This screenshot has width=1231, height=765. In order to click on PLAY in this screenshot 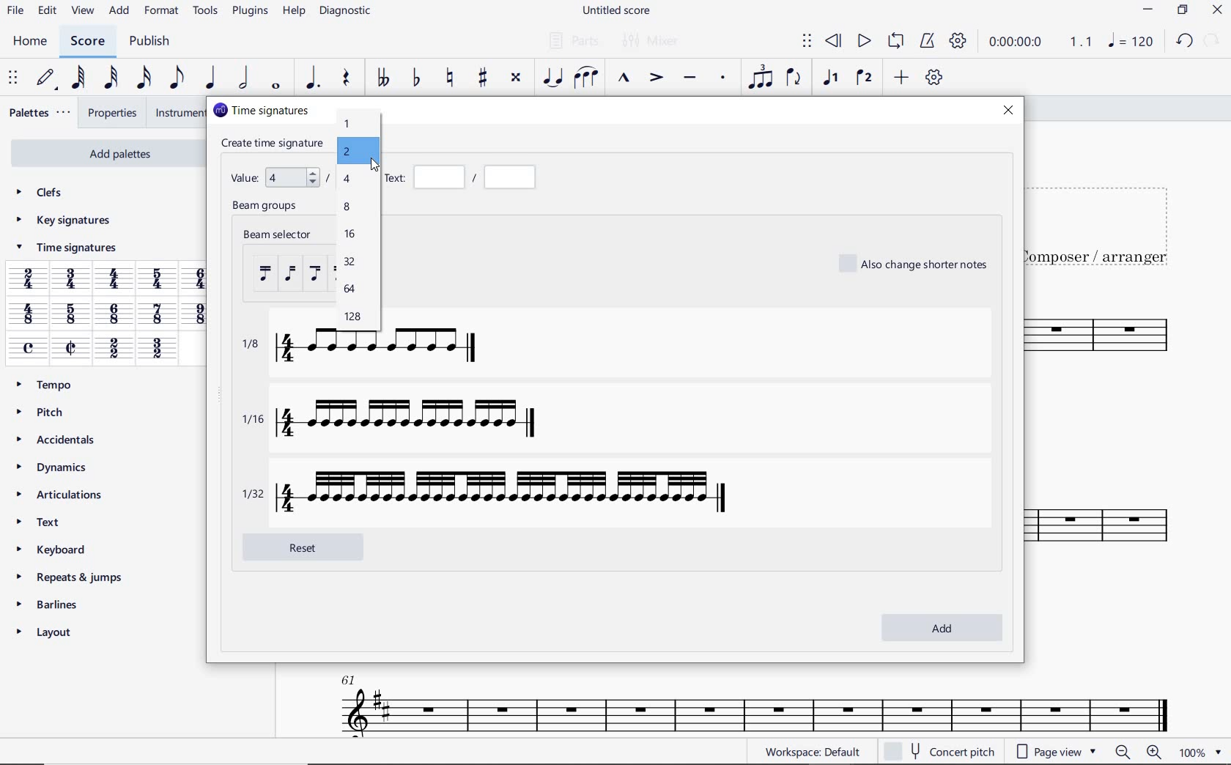, I will do `click(863, 40)`.